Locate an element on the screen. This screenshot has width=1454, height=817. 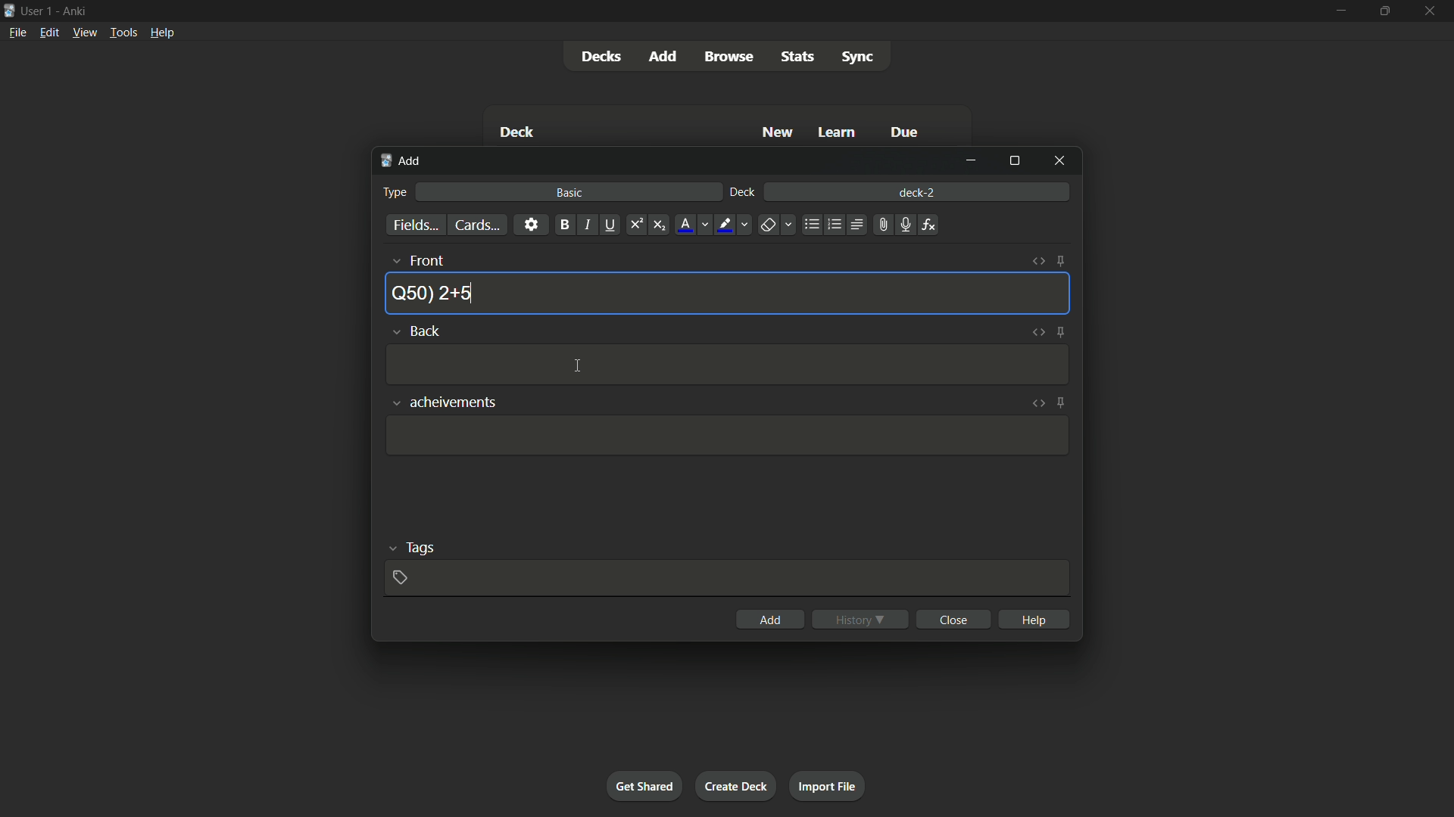
toggle html editor is located at coordinates (1037, 262).